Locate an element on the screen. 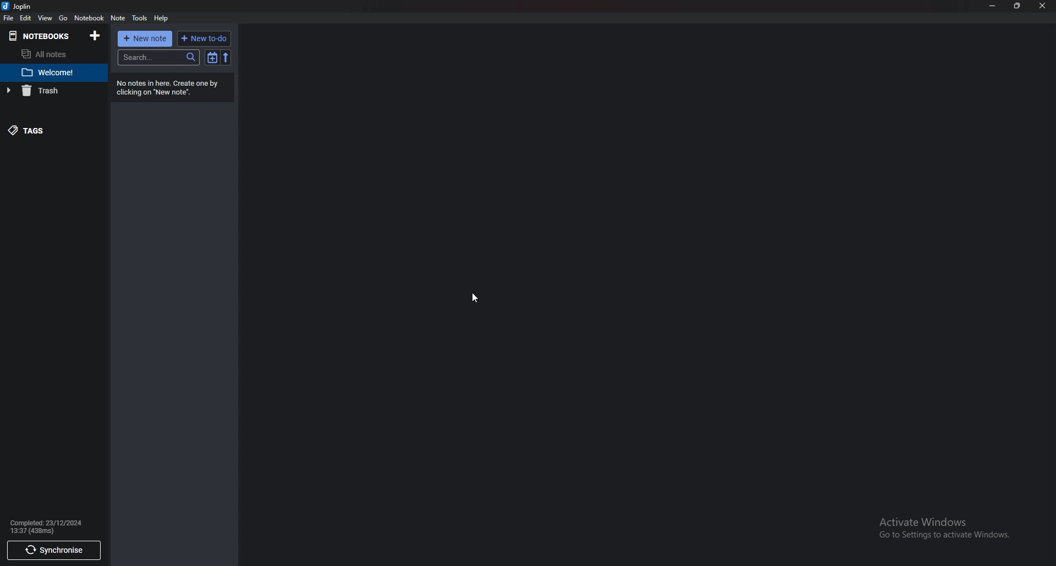  Reverse sort order is located at coordinates (226, 56).